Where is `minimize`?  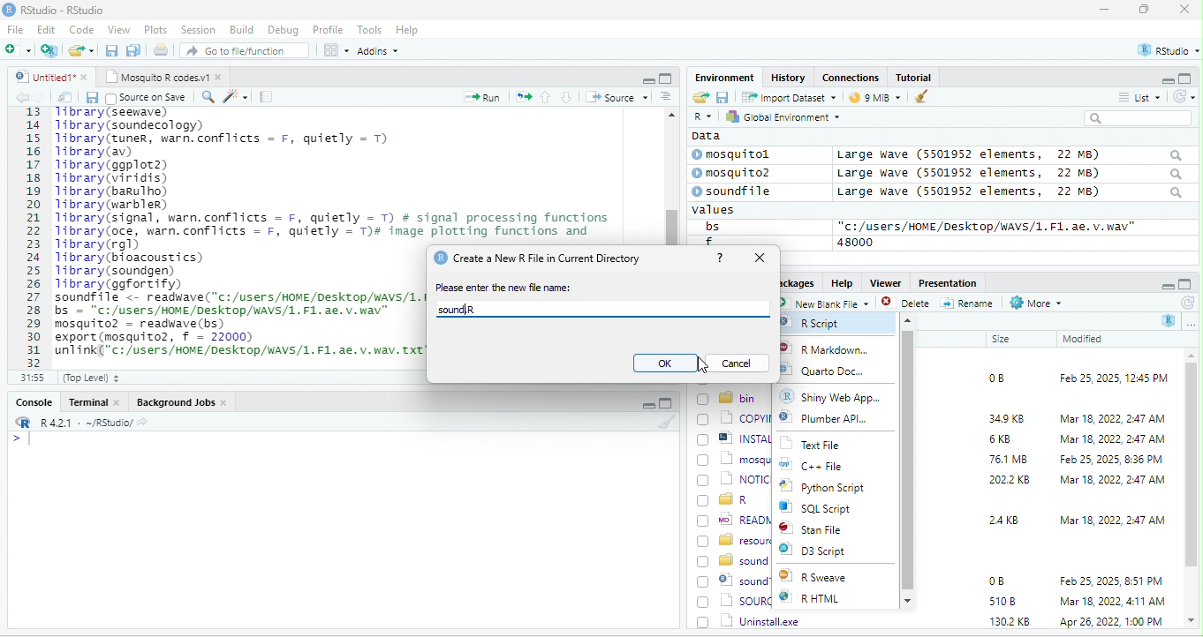 minimize is located at coordinates (646, 406).